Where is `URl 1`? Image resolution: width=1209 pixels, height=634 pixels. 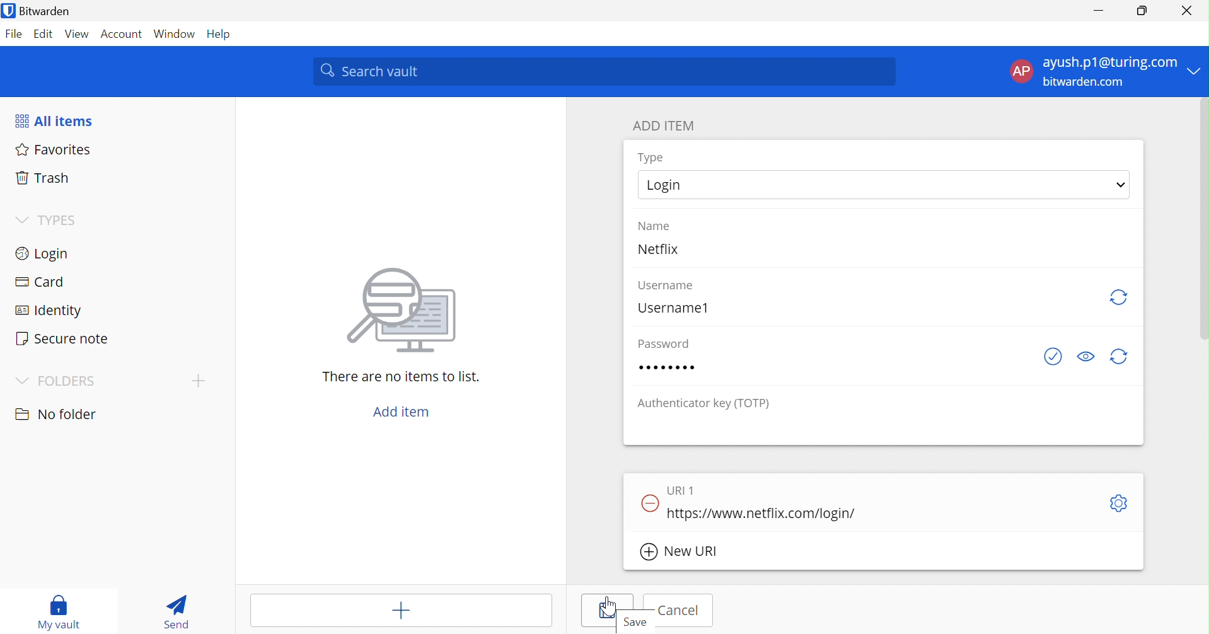 URl 1 is located at coordinates (681, 490).